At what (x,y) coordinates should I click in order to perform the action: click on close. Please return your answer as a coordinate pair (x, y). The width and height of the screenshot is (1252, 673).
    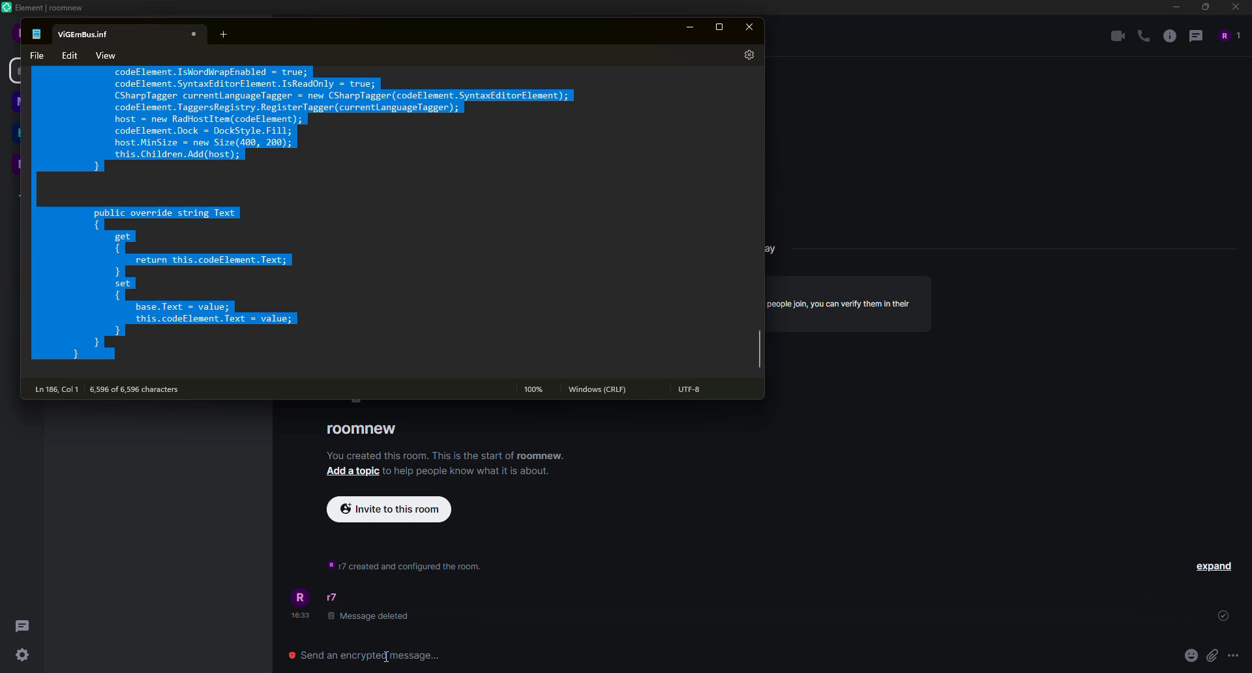
    Looking at the image, I should click on (752, 28).